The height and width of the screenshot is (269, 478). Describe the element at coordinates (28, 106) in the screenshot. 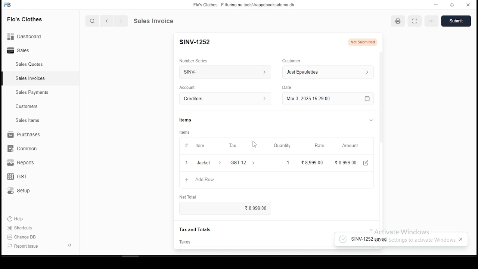

I see `customers` at that location.